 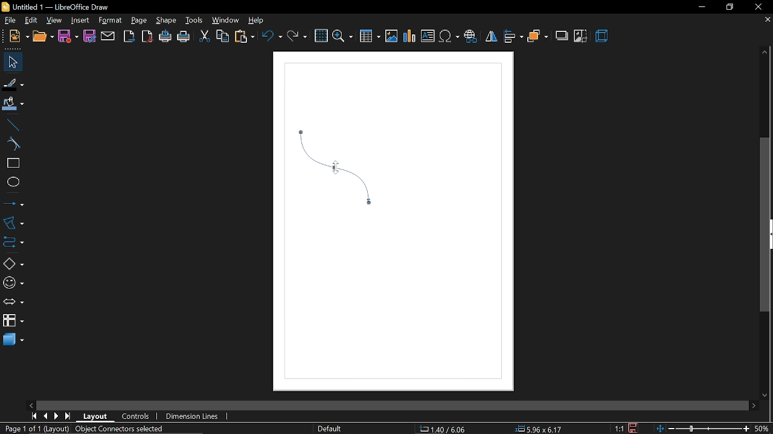 I want to click on basic shapes, so click(x=11, y=262).